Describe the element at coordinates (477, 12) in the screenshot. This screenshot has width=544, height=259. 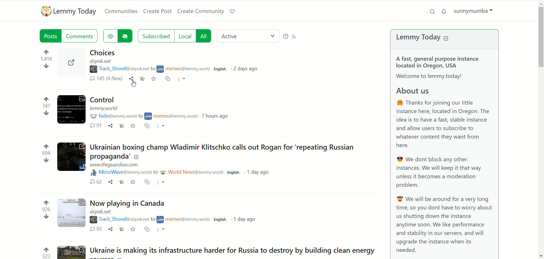
I see `sunnymumba(account)` at that location.